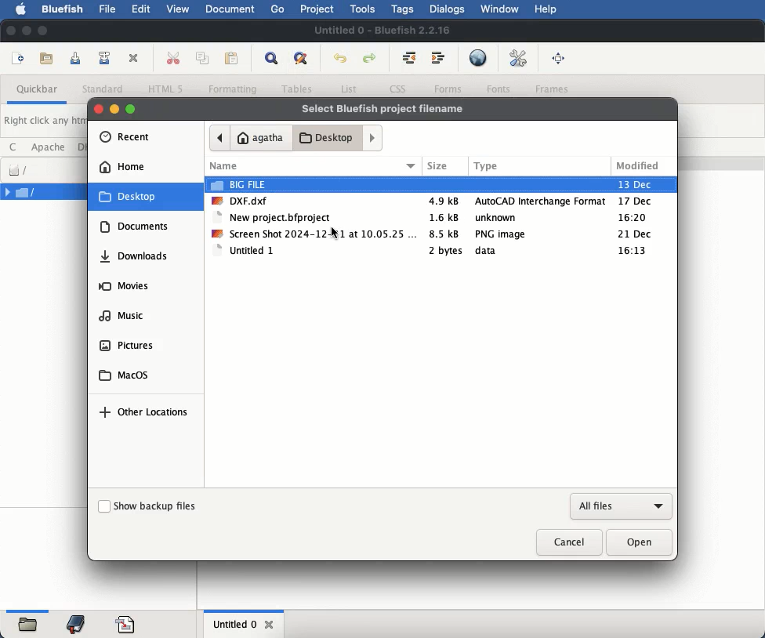  What do you see at coordinates (272, 60) in the screenshot?
I see `show find bar` at bounding box center [272, 60].